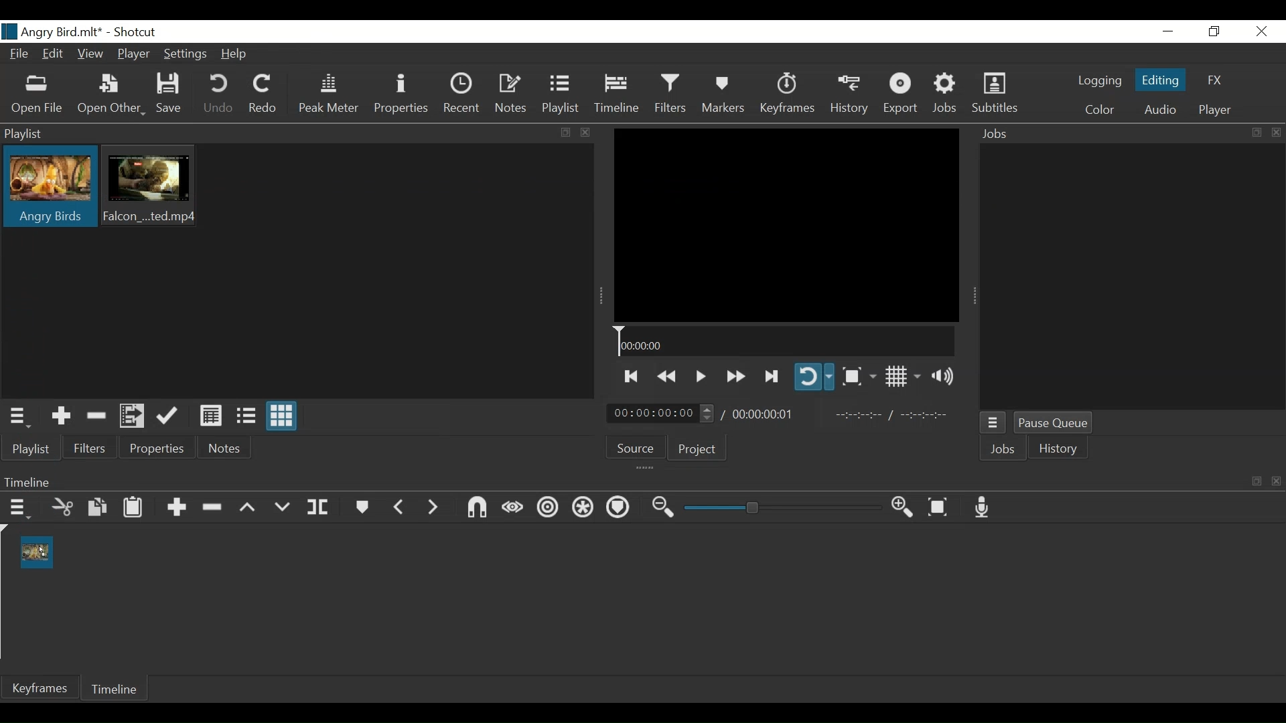 The width and height of the screenshot is (1286, 723). Describe the element at coordinates (995, 422) in the screenshot. I see `Jobs menu` at that location.